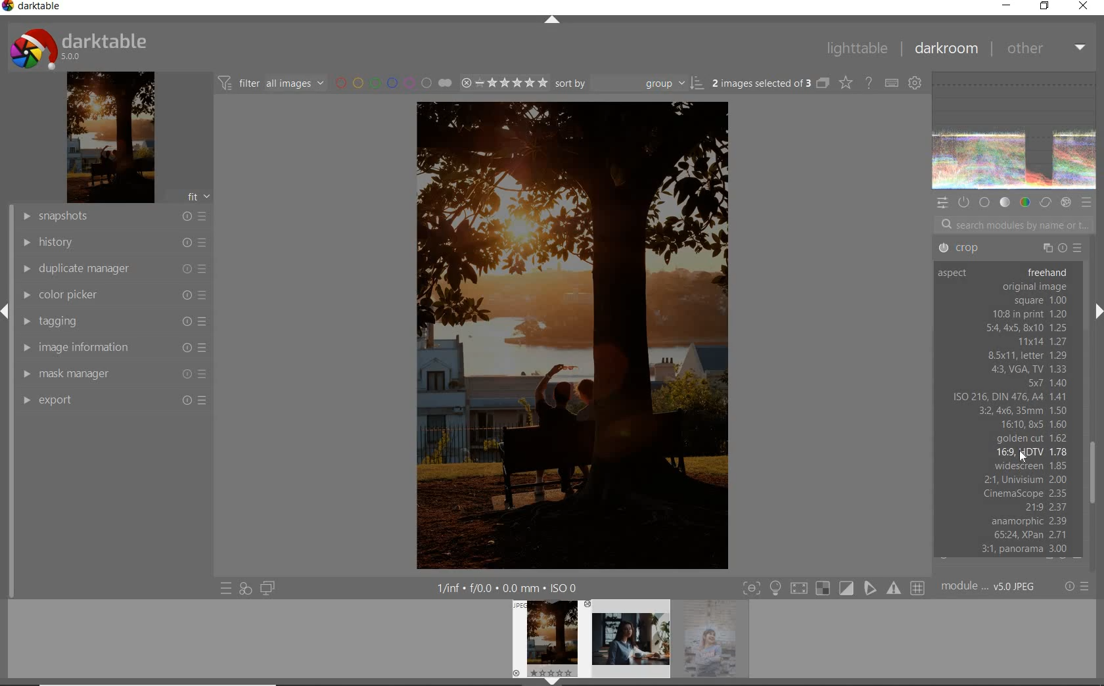  What do you see at coordinates (114, 268) in the screenshot?
I see `duplicate manager` at bounding box center [114, 268].